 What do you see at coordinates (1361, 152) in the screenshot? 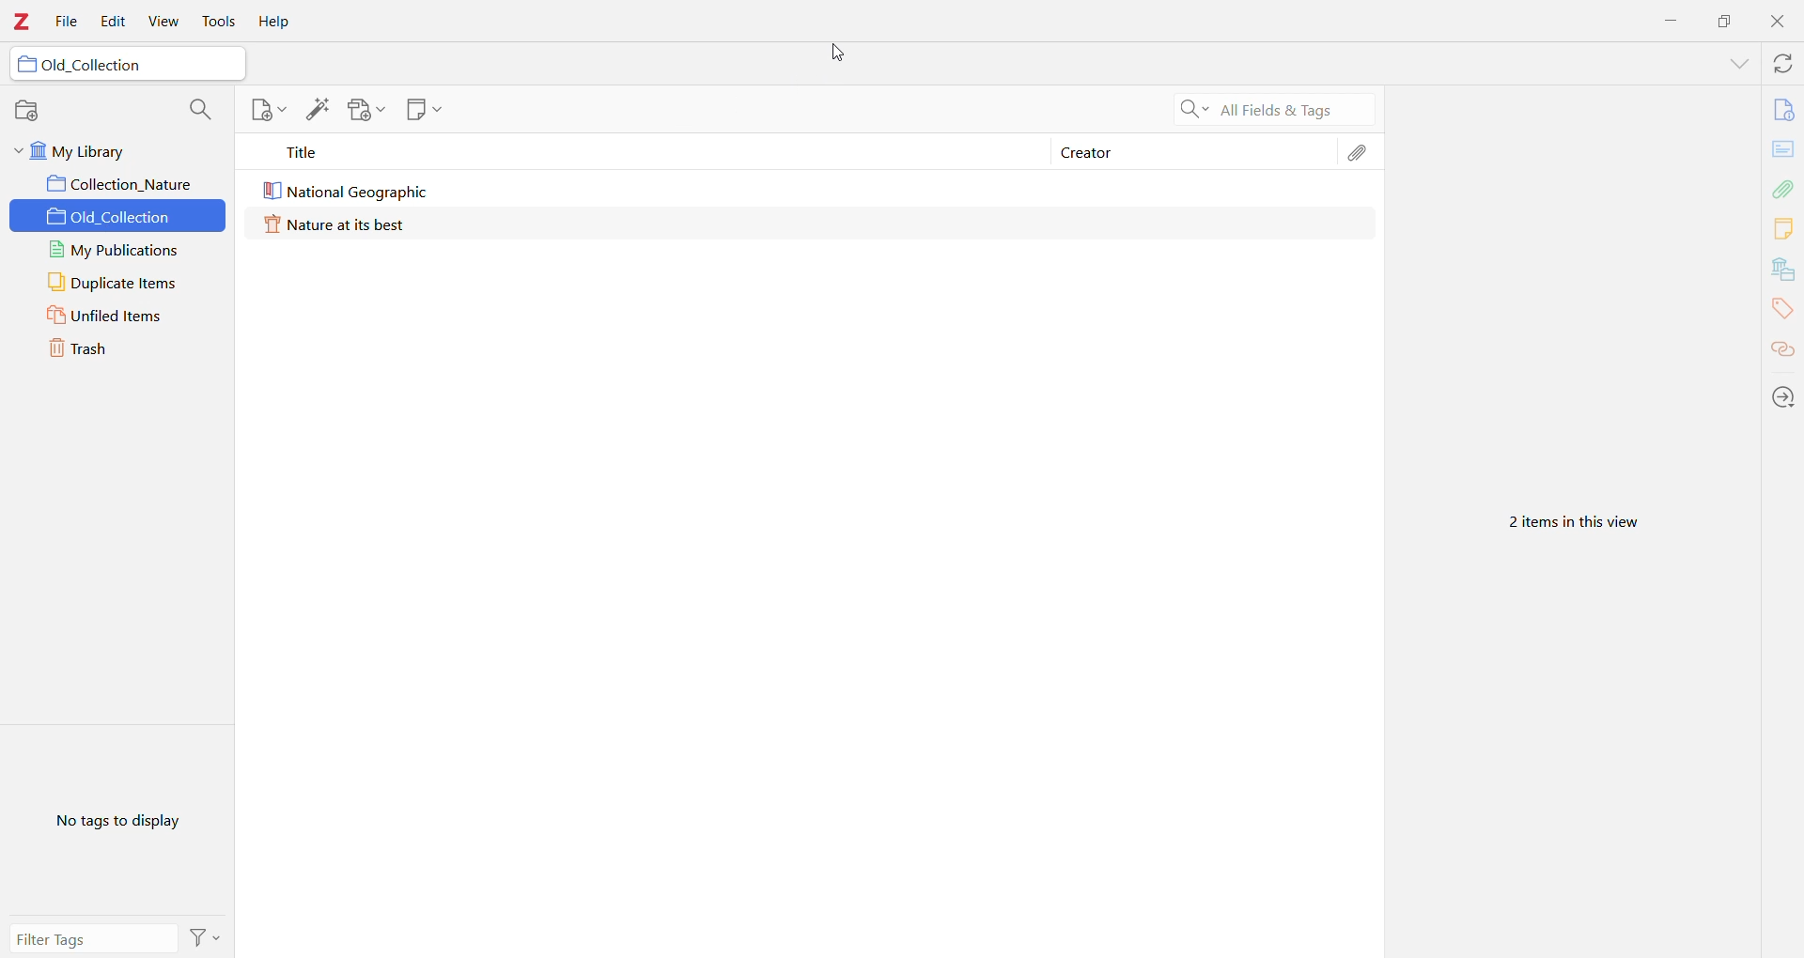
I see `Attachments` at bounding box center [1361, 152].